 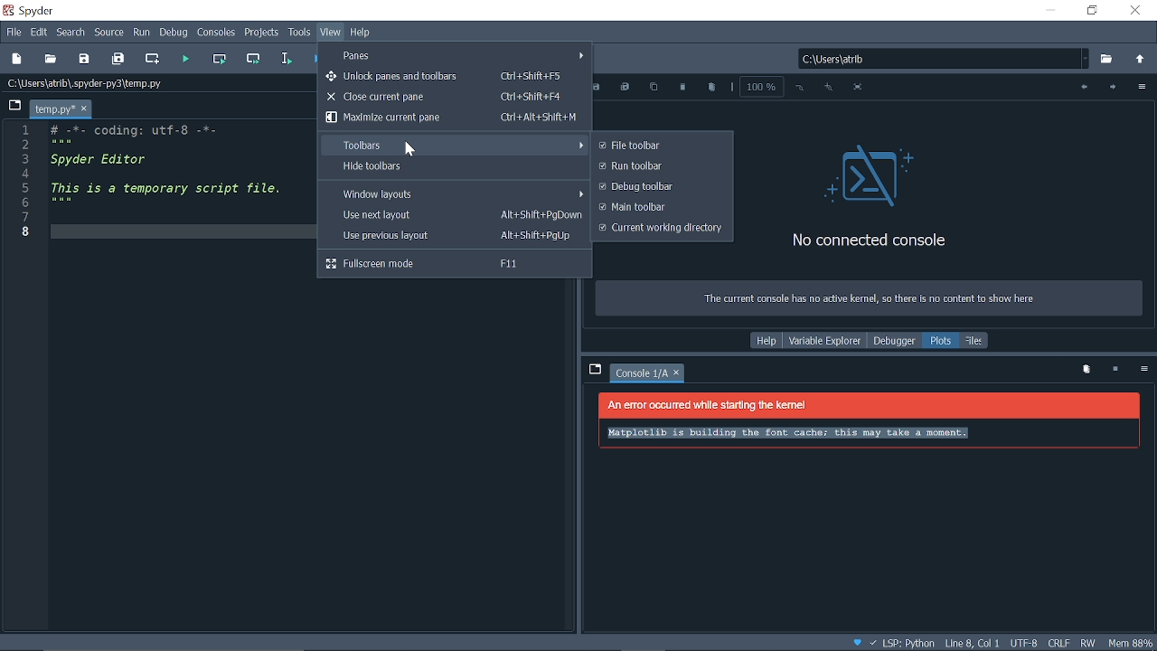 What do you see at coordinates (1049, 11) in the screenshot?
I see `Minimize` at bounding box center [1049, 11].